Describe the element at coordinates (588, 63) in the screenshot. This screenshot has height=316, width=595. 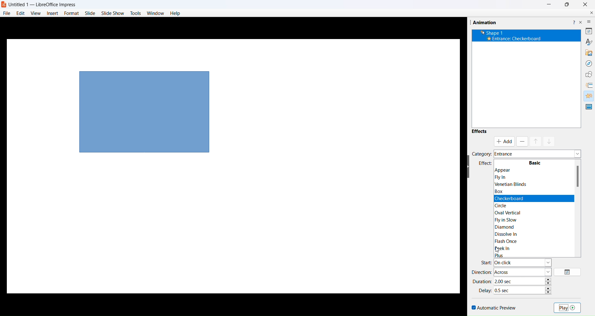
I see `navigator` at that location.